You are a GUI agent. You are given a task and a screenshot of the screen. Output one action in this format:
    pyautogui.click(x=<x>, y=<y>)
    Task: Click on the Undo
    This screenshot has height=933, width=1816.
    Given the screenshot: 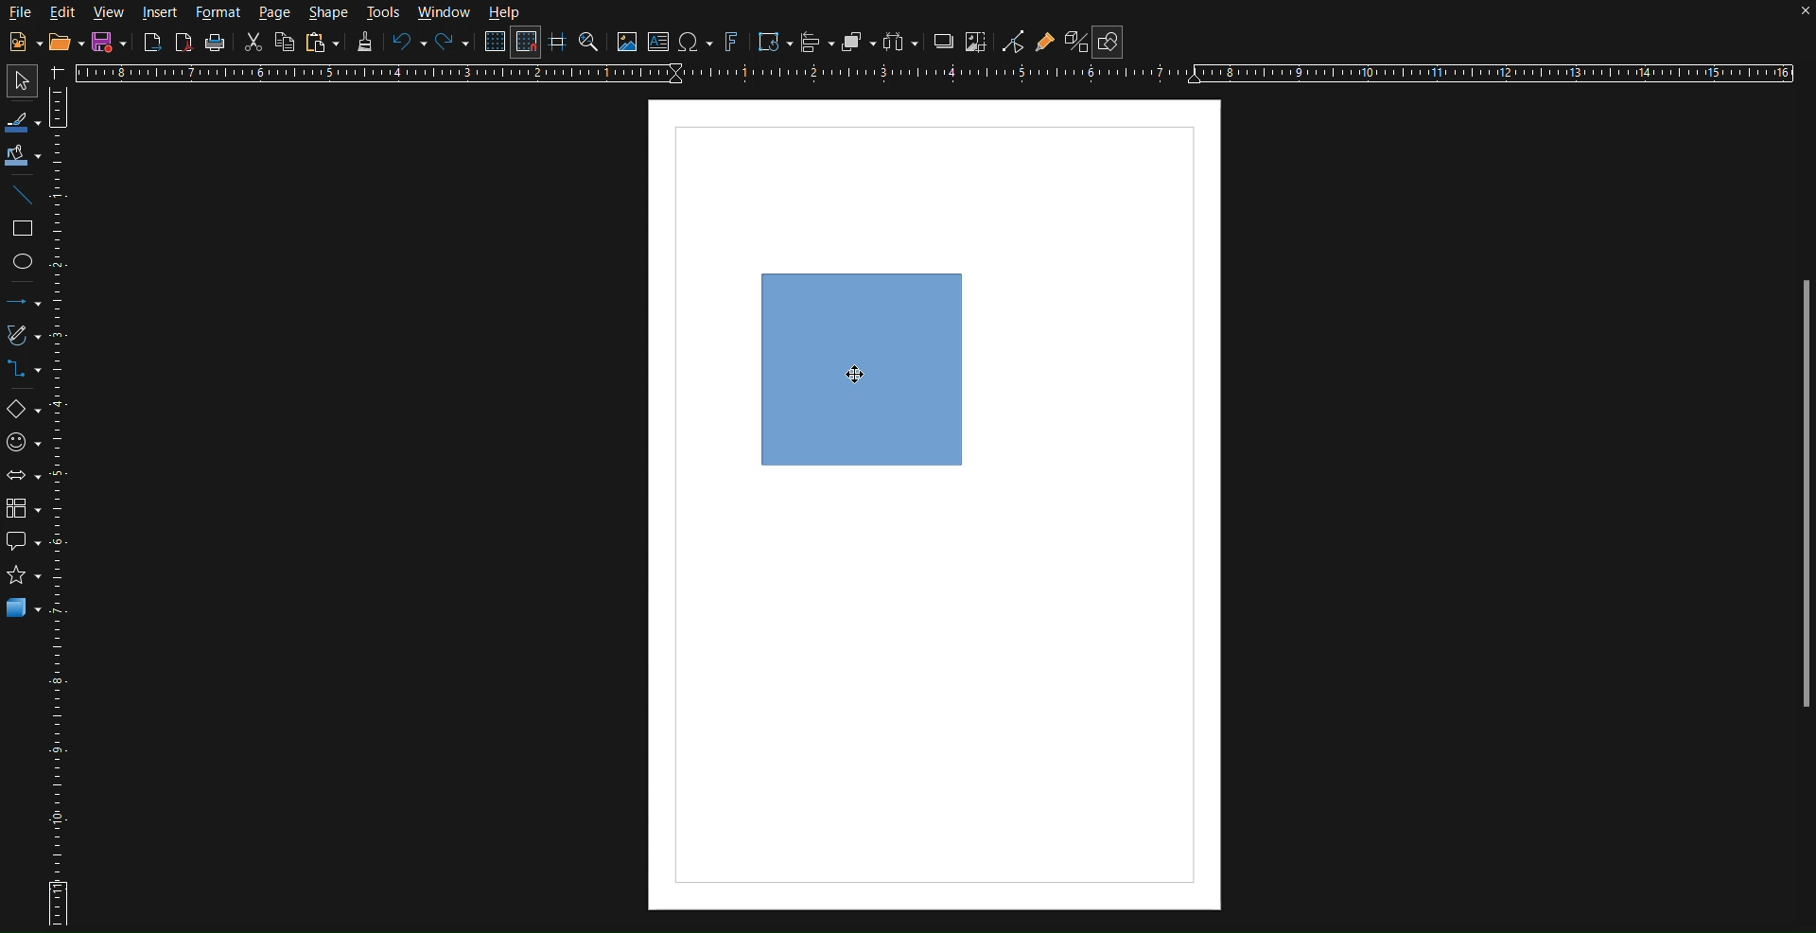 What is the action you would take?
    pyautogui.click(x=408, y=44)
    